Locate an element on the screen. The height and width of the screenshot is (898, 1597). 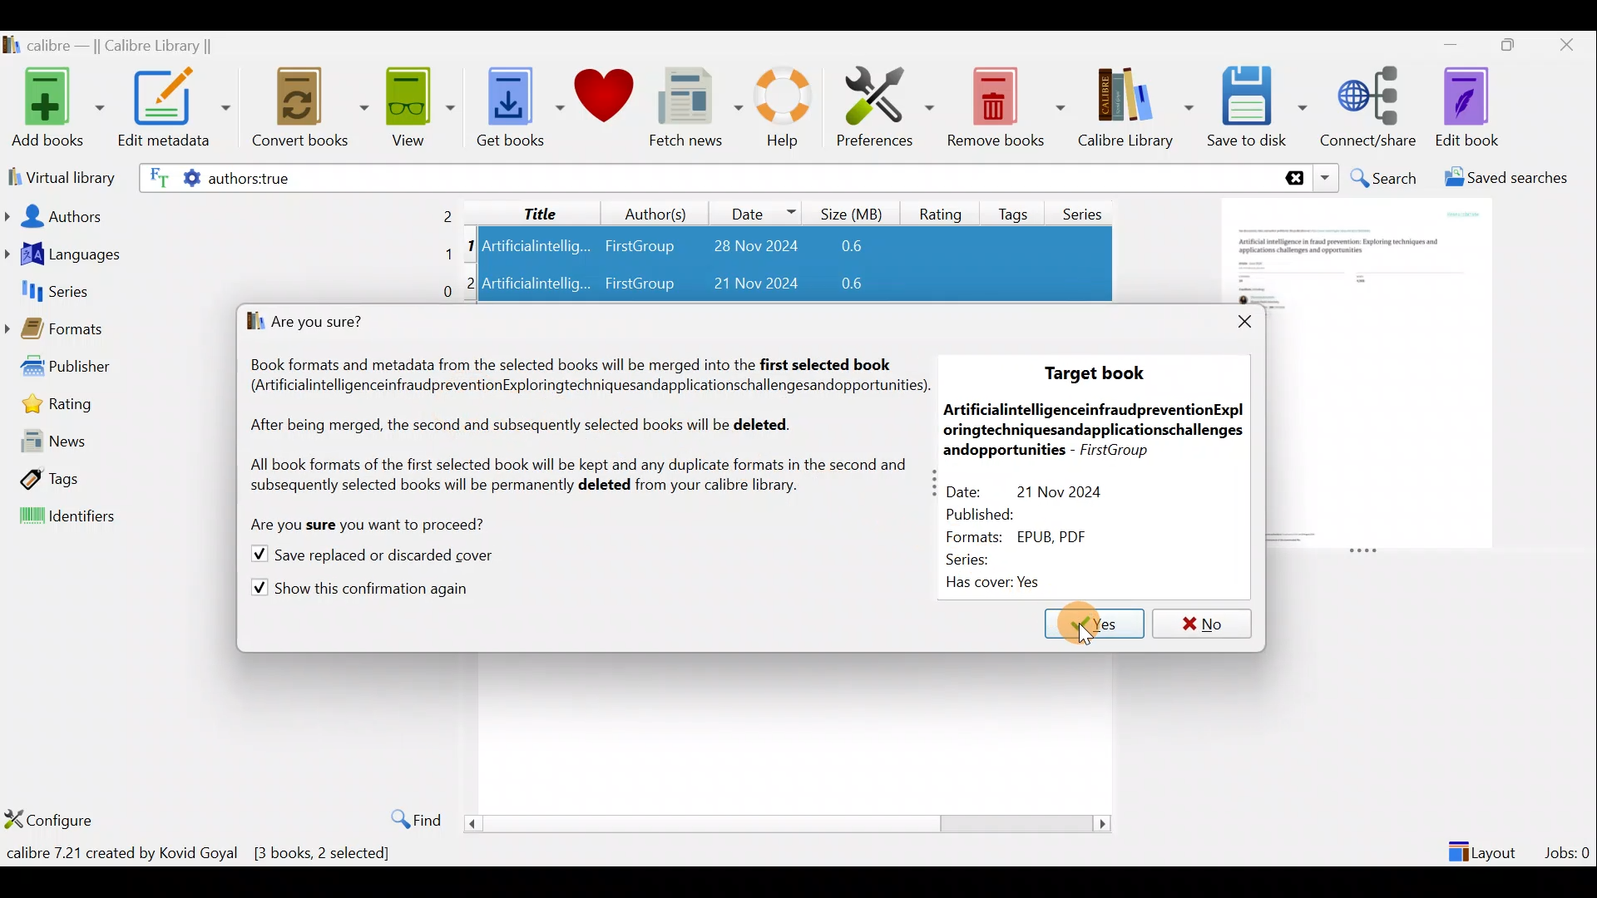
1 is located at coordinates (471, 247).